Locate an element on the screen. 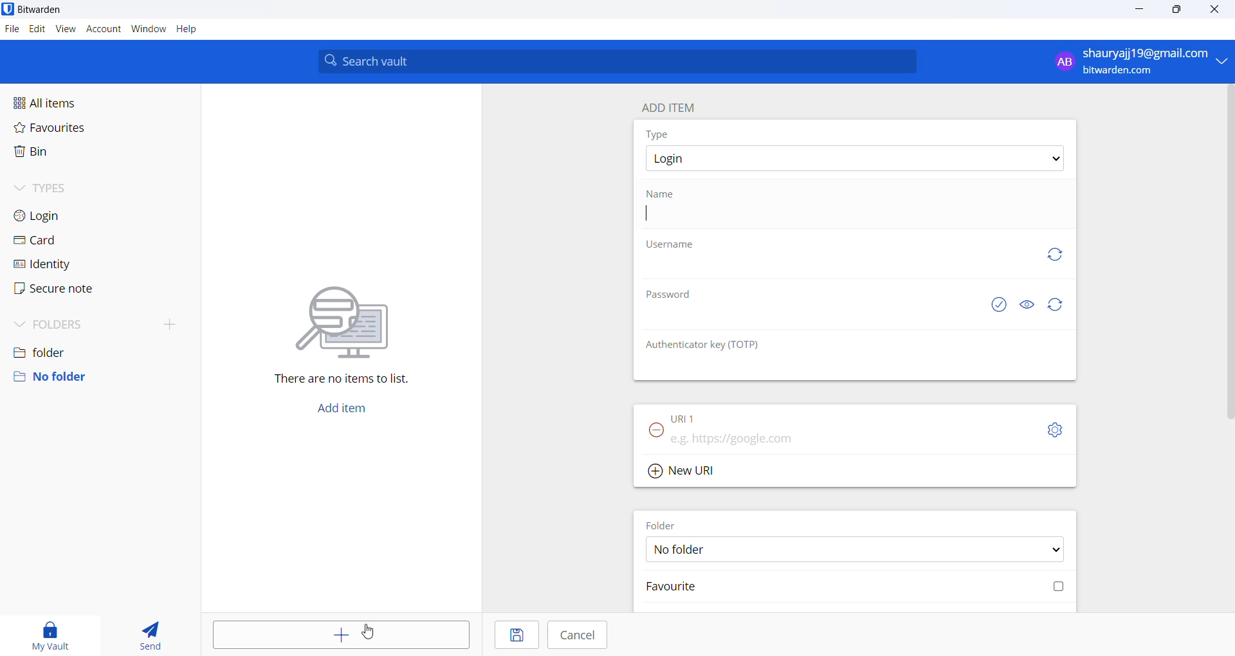  card is located at coordinates (67, 241).